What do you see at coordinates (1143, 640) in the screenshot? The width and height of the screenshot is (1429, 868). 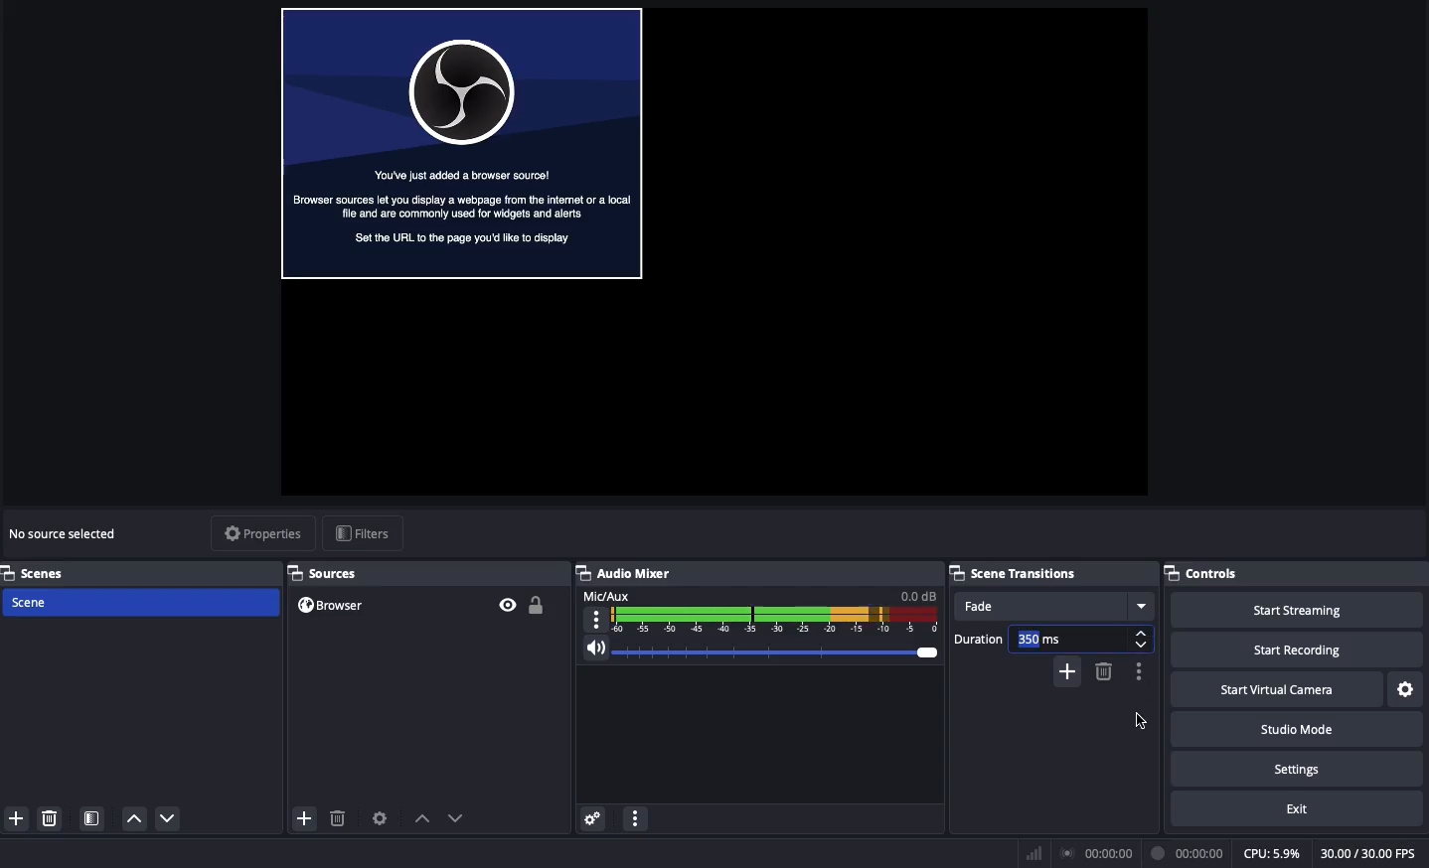 I see `Increase decrease ` at bounding box center [1143, 640].